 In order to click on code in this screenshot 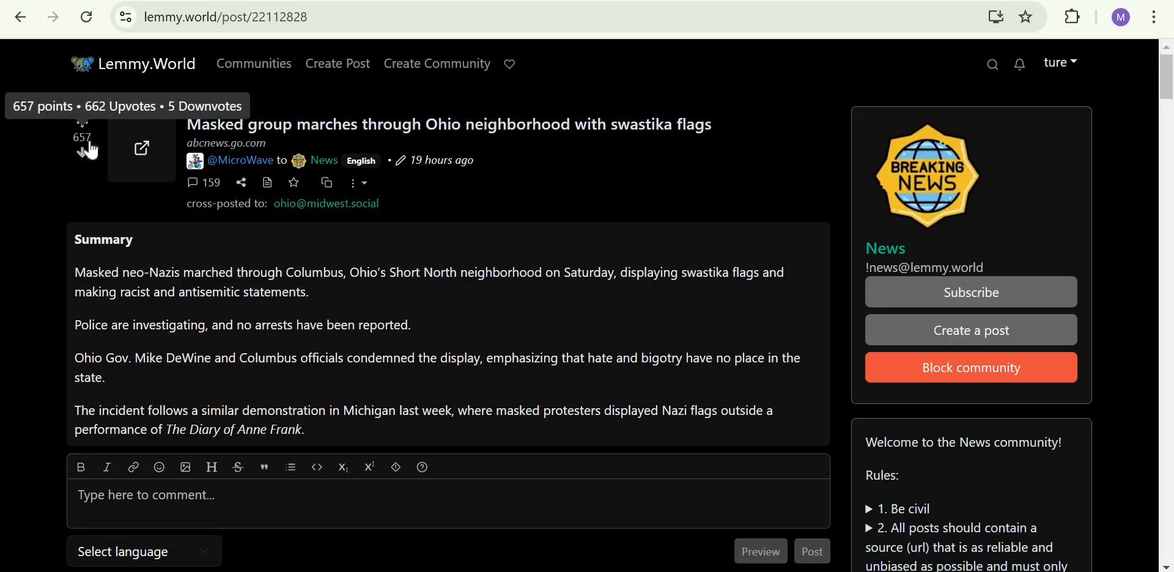, I will do `click(316, 467)`.